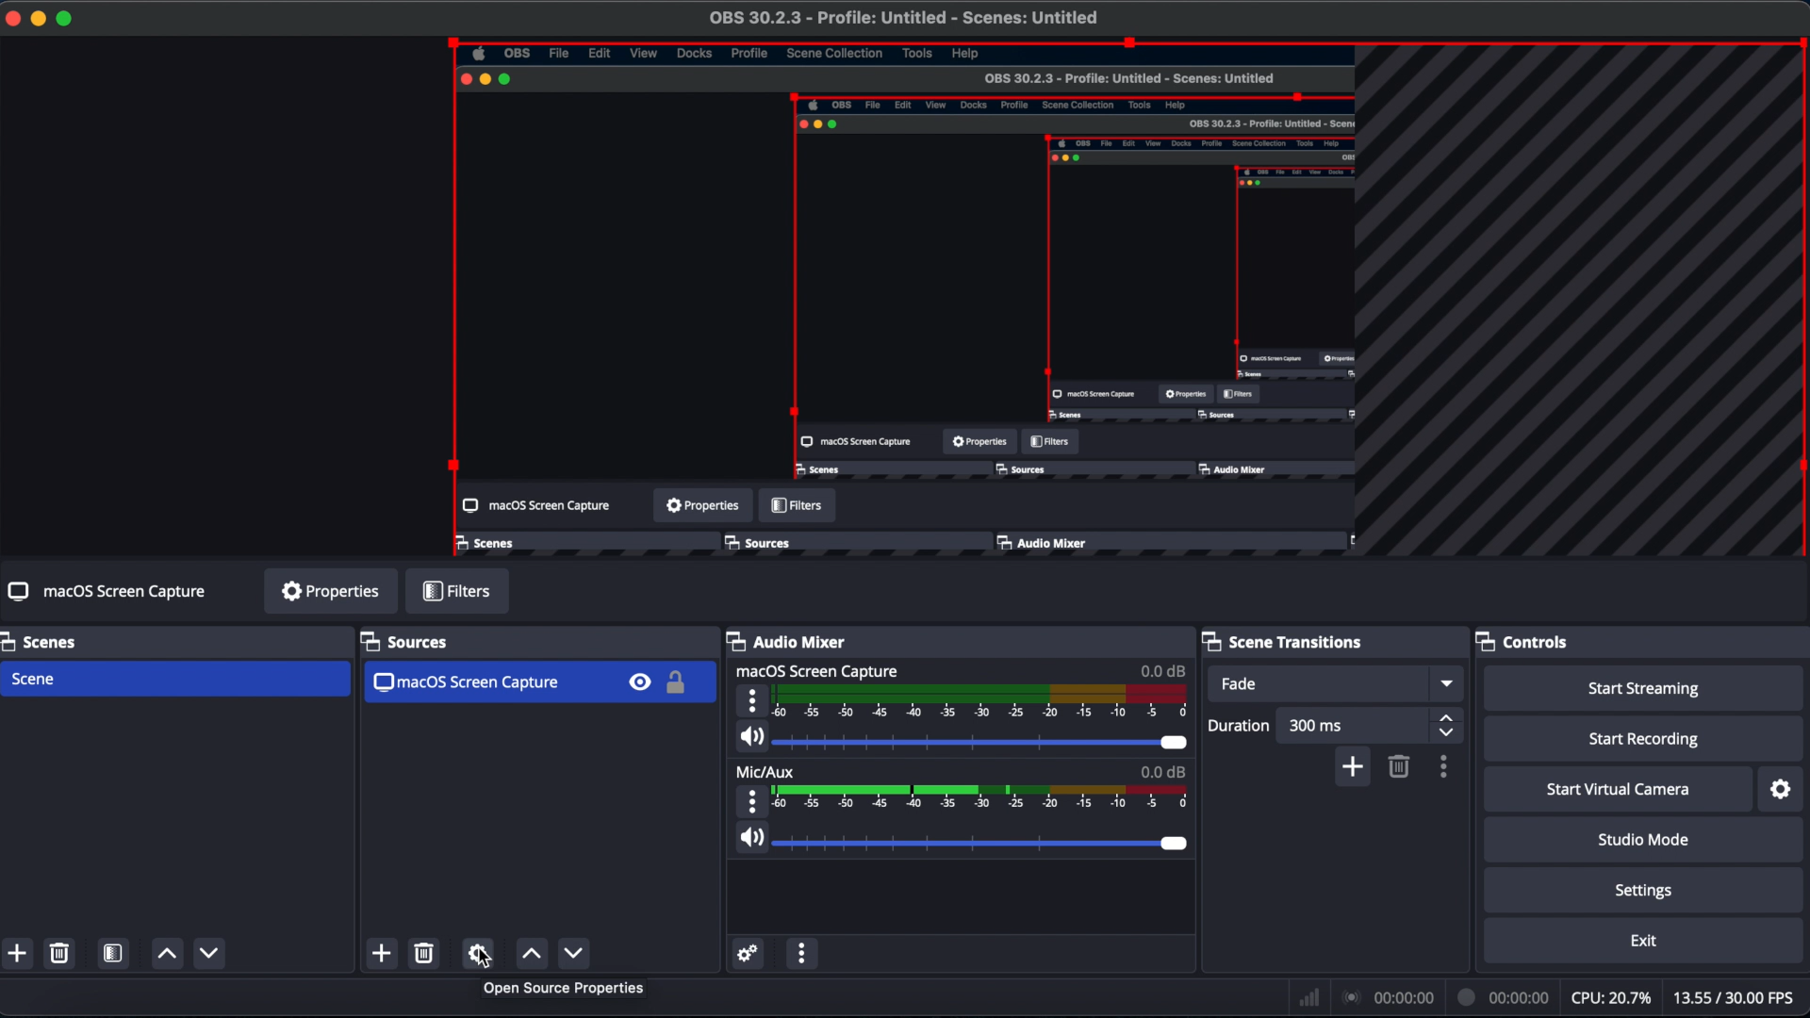 The height and width of the screenshot is (1018, 1810). I want to click on volume slider handle, so click(1174, 744).